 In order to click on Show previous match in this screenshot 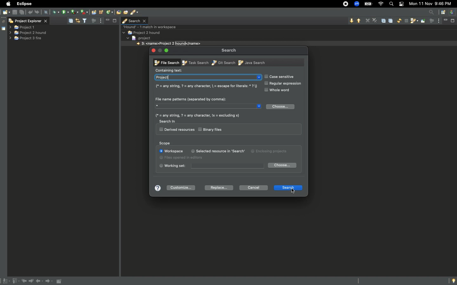, I will do `click(359, 21)`.